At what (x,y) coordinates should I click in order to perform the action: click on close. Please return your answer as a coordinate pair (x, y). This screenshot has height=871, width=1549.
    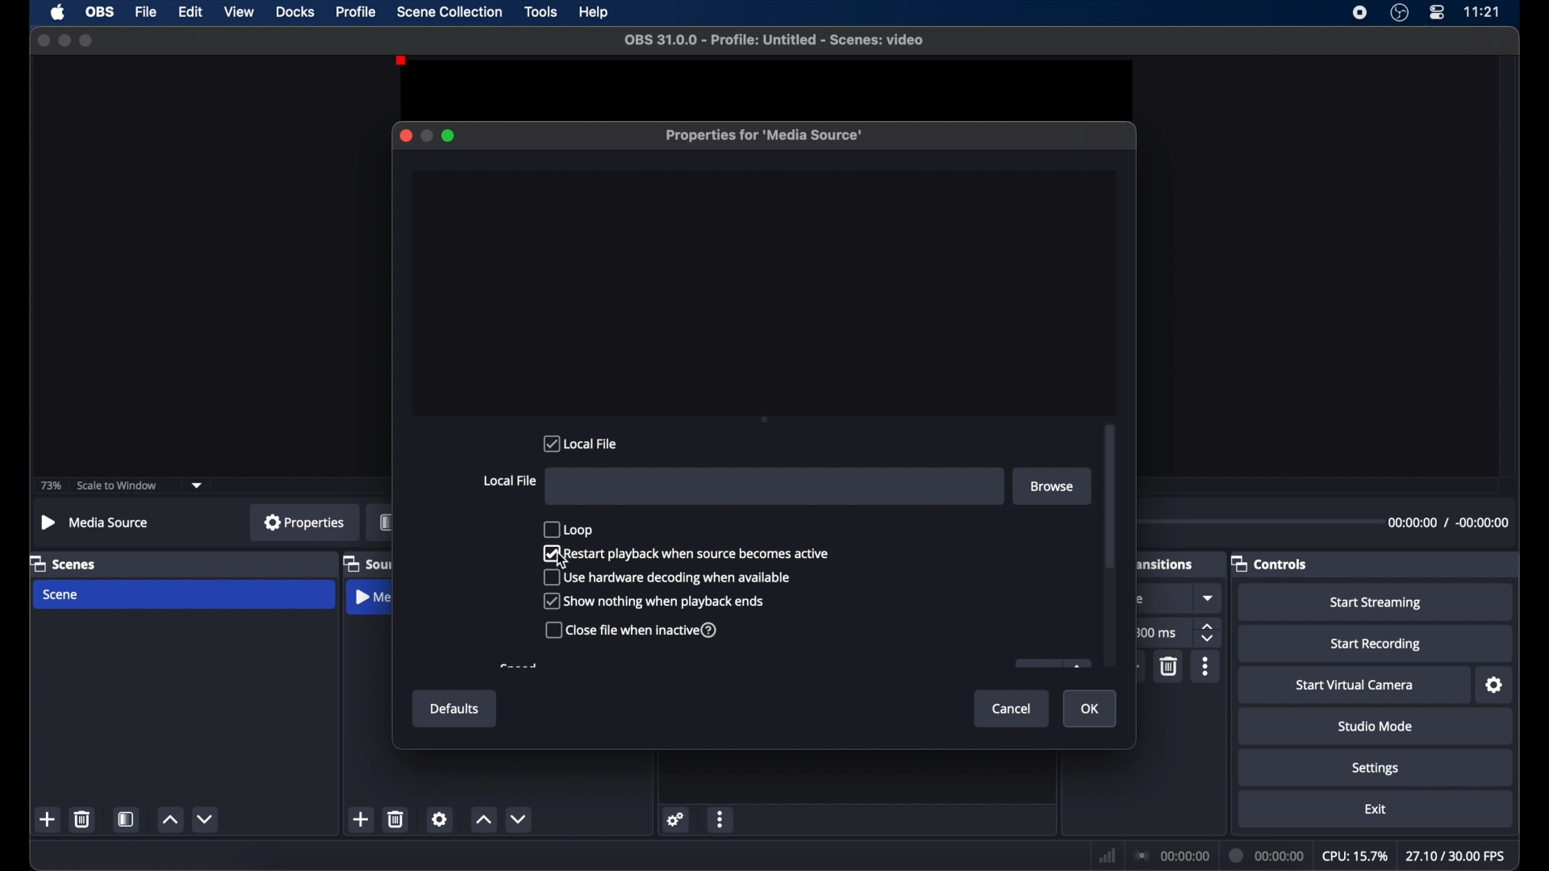
    Looking at the image, I should click on (405, 135).